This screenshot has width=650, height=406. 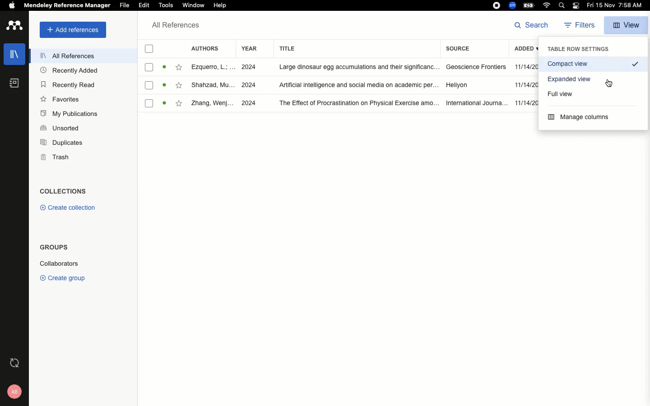 What do you see at coordinates (576, 6) in the screenshot?
I see `Notification` at bounding box center [576, 6].